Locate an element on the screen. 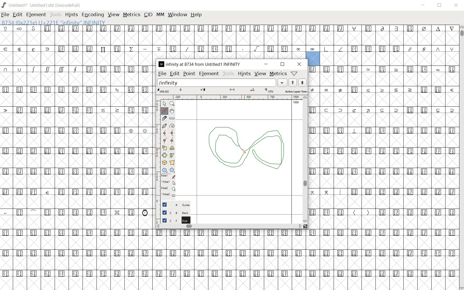  edit is located at coordinates (17, 14).